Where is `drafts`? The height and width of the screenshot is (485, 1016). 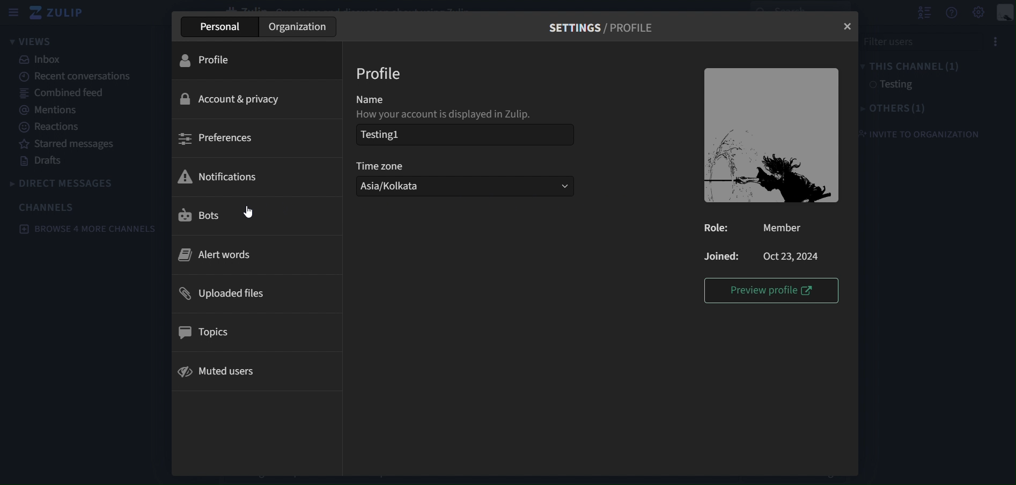 drafts is located at coordinates (44, 163).